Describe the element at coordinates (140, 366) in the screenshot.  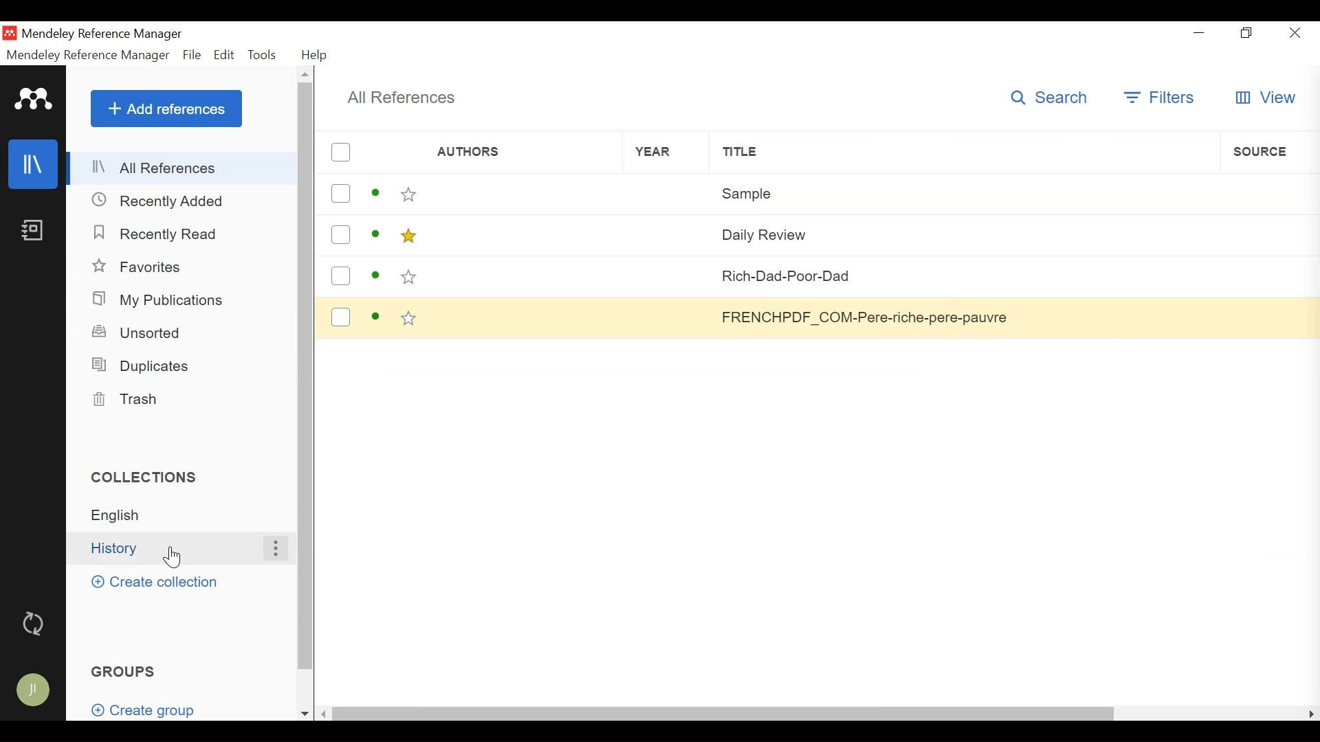
I see `Duplicates` at that location.